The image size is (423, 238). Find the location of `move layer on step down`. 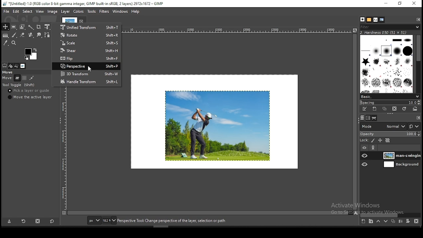

move layer on step down is located at coordinates (385, 221).